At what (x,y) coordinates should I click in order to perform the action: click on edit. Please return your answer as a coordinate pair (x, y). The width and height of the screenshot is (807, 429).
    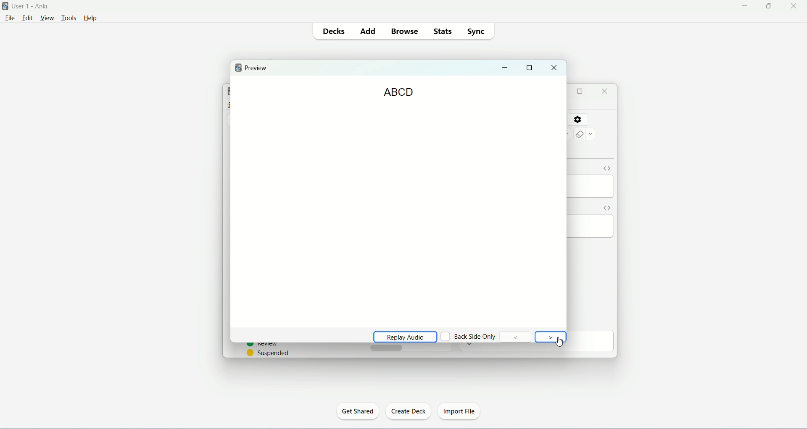
    Looking at the image, I should click on (30, 18).